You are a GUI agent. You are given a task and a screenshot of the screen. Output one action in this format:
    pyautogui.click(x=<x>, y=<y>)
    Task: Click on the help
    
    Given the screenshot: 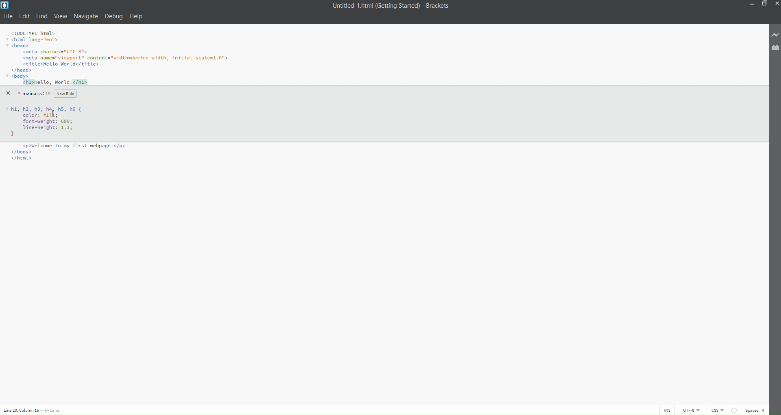 What is the action you would take?
    pyautogui.click(x=137, y=17)
    